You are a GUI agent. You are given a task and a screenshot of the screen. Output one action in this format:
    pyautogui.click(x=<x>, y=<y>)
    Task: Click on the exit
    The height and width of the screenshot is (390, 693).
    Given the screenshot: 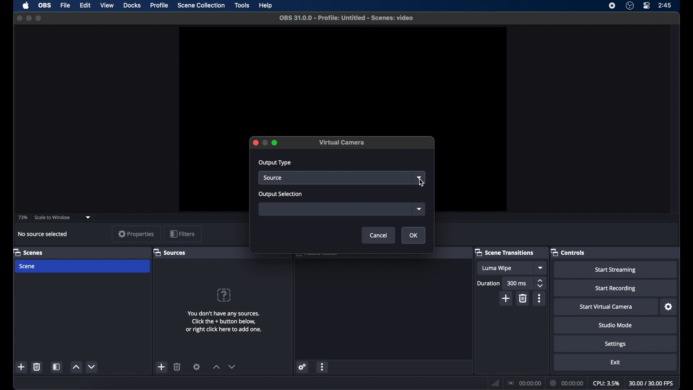 What is the action you would take?
    pyautogui.click(x=615, y=363)
    